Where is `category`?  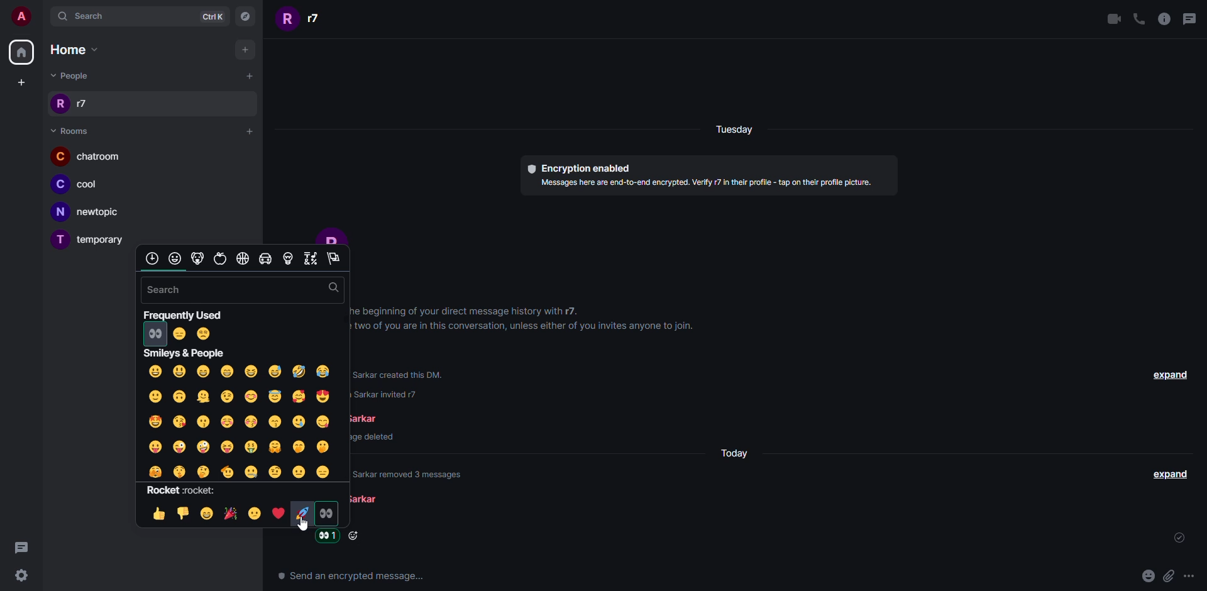 category is located at coordinates (289, 259).